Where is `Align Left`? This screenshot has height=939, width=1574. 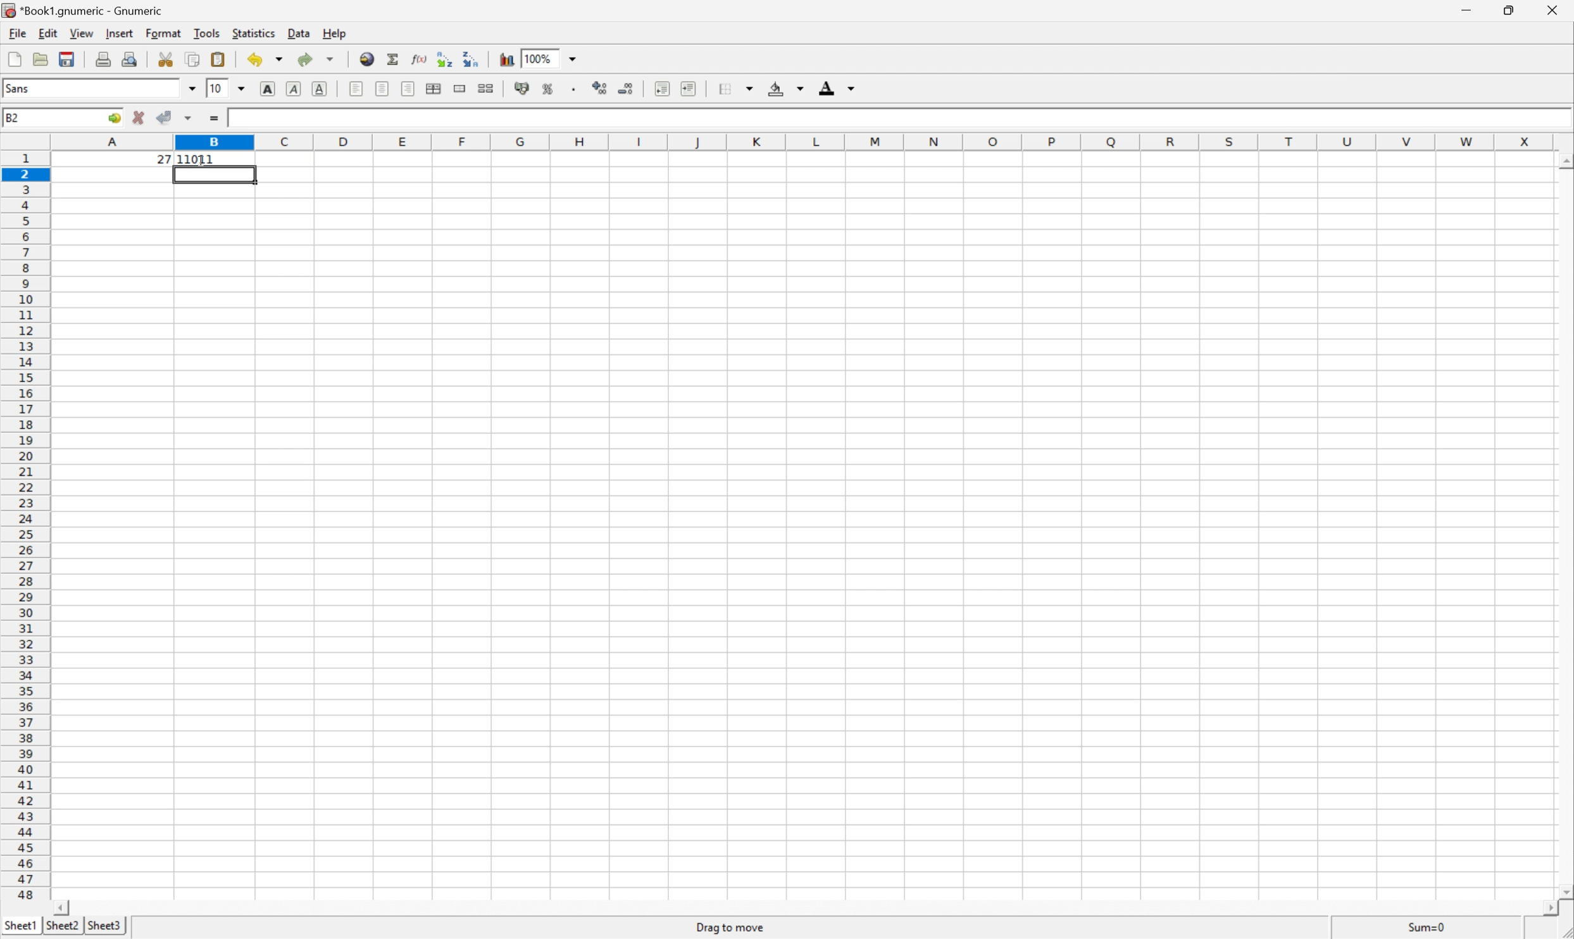 Align Left is located at coordinates (356, 90).